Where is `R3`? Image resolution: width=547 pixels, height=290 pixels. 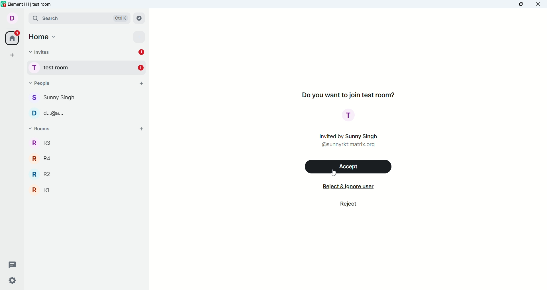 R3 is located at coordinates (85, 142).